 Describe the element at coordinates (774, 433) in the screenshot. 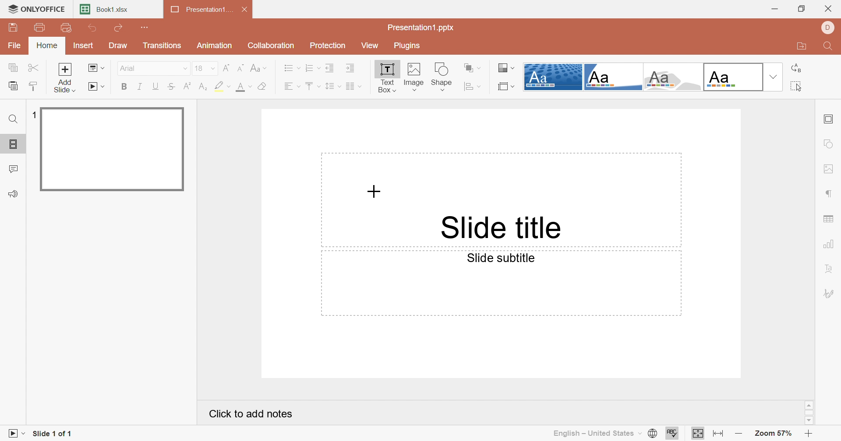

I see `Zoom 57%` at that location.